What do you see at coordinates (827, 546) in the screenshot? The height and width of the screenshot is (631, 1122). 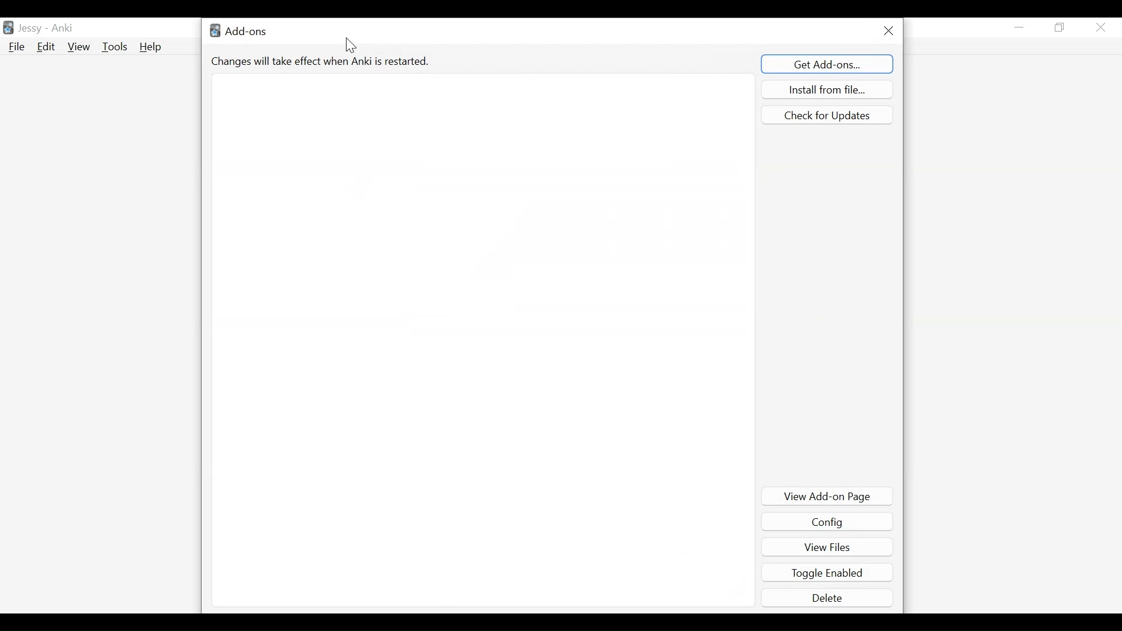 I see `View Files` at bounding box center [827, 546].